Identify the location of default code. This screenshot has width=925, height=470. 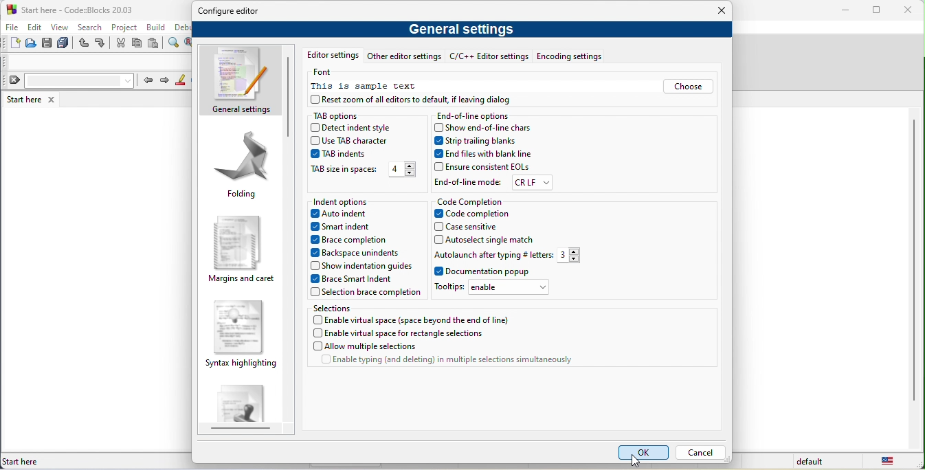
(242, 405).